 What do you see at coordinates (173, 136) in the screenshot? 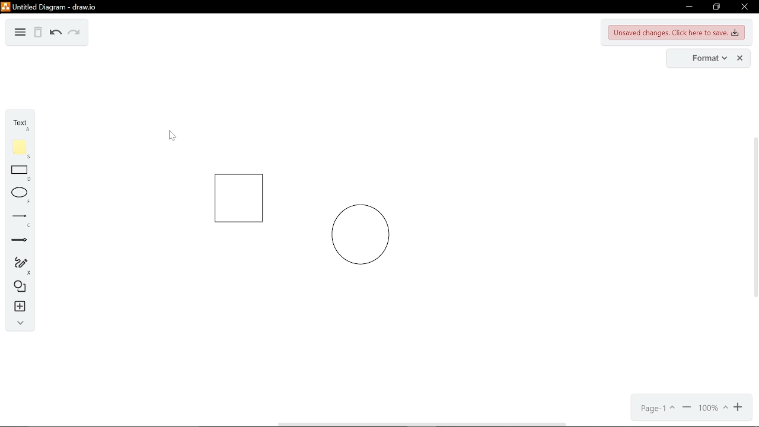
I see `cursor` at bounding box center [173, 136].